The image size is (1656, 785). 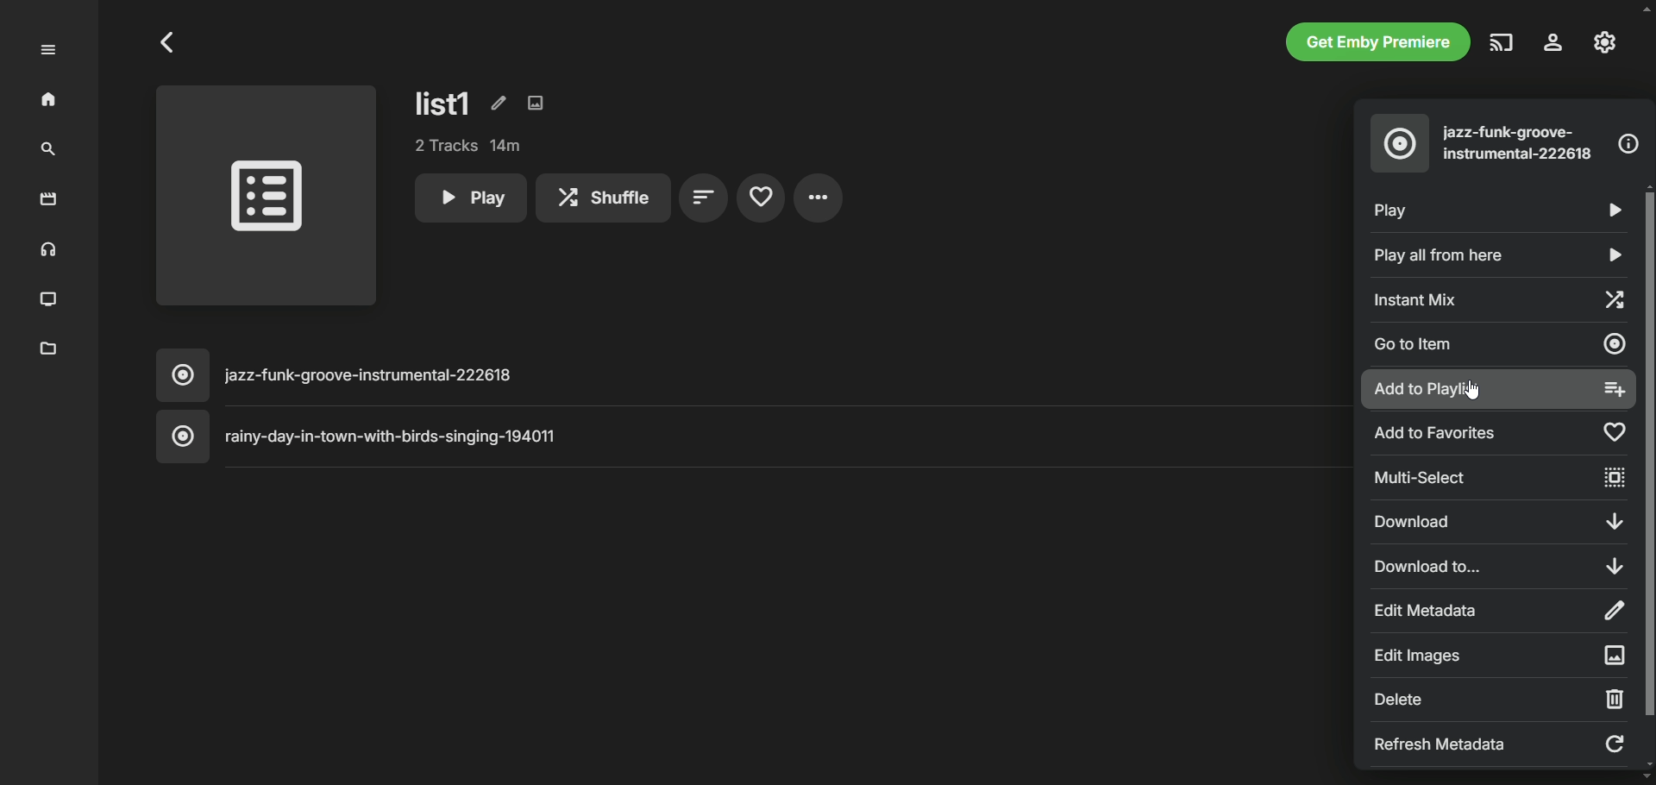 What do you see at coordinates (1499, 611) in the screenshot?
I see `edit metadata` at bounding box center [1499, 611].